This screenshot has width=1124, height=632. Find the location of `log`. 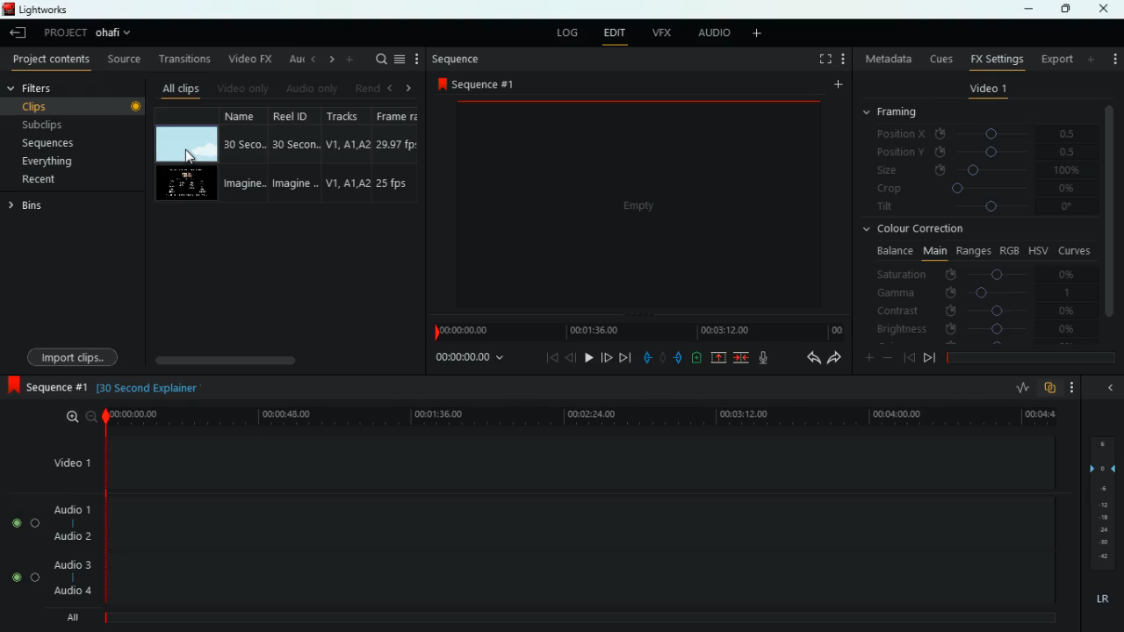

log is located at coordinates (565, 31).